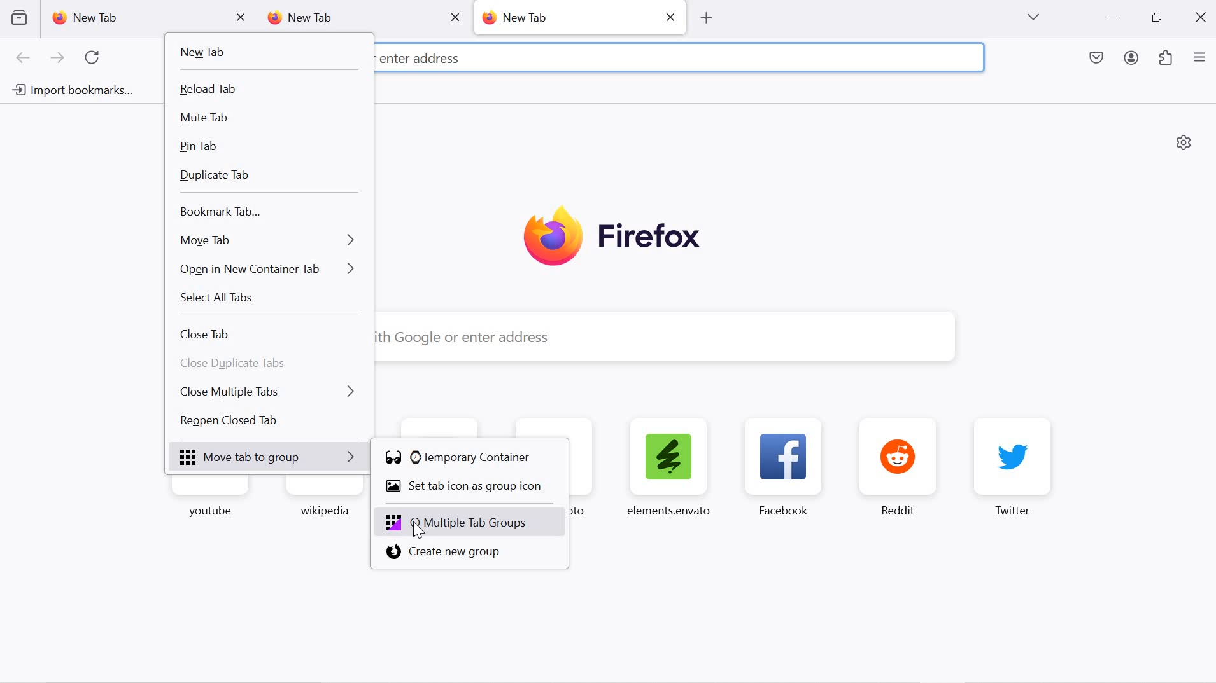  Describe the element at coordinates (323, 502) in the screenshot. I see `wikipedia favorite` at that location.